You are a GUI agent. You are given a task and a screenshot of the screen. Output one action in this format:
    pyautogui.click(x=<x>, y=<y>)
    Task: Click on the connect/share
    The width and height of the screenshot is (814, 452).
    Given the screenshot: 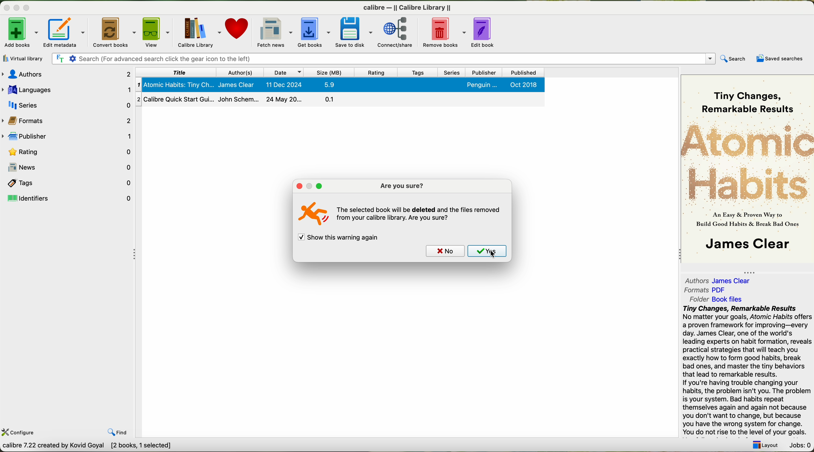 What is the action you would take?
    pyautogui.click(x=395, y=32)
    